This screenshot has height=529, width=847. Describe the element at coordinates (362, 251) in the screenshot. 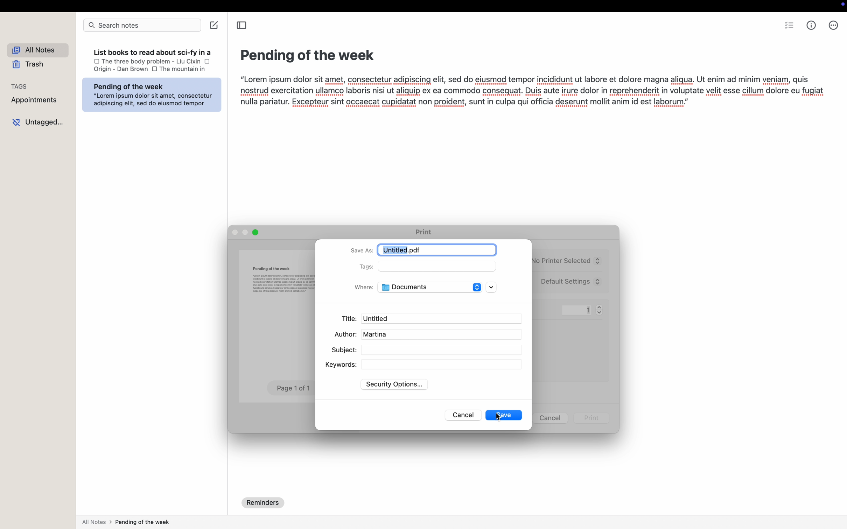

I see `save as` at that location.